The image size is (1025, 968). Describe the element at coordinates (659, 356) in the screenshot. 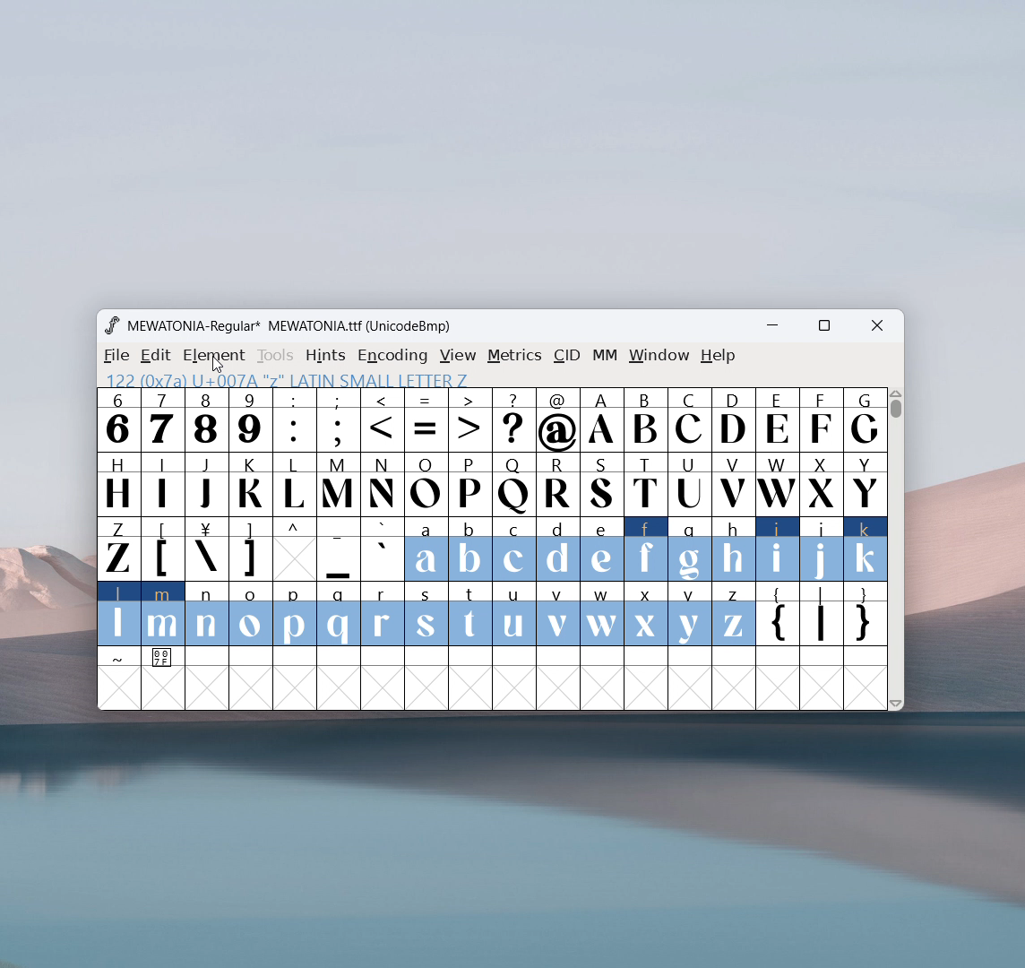

I see `window` at that location.